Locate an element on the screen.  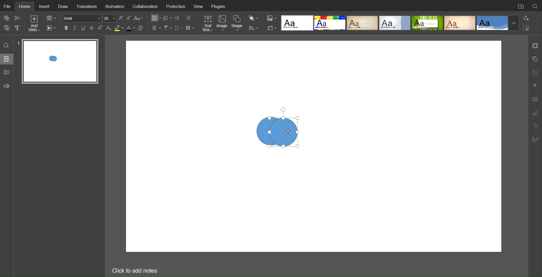
Comments is located at coordinates (7, 72).